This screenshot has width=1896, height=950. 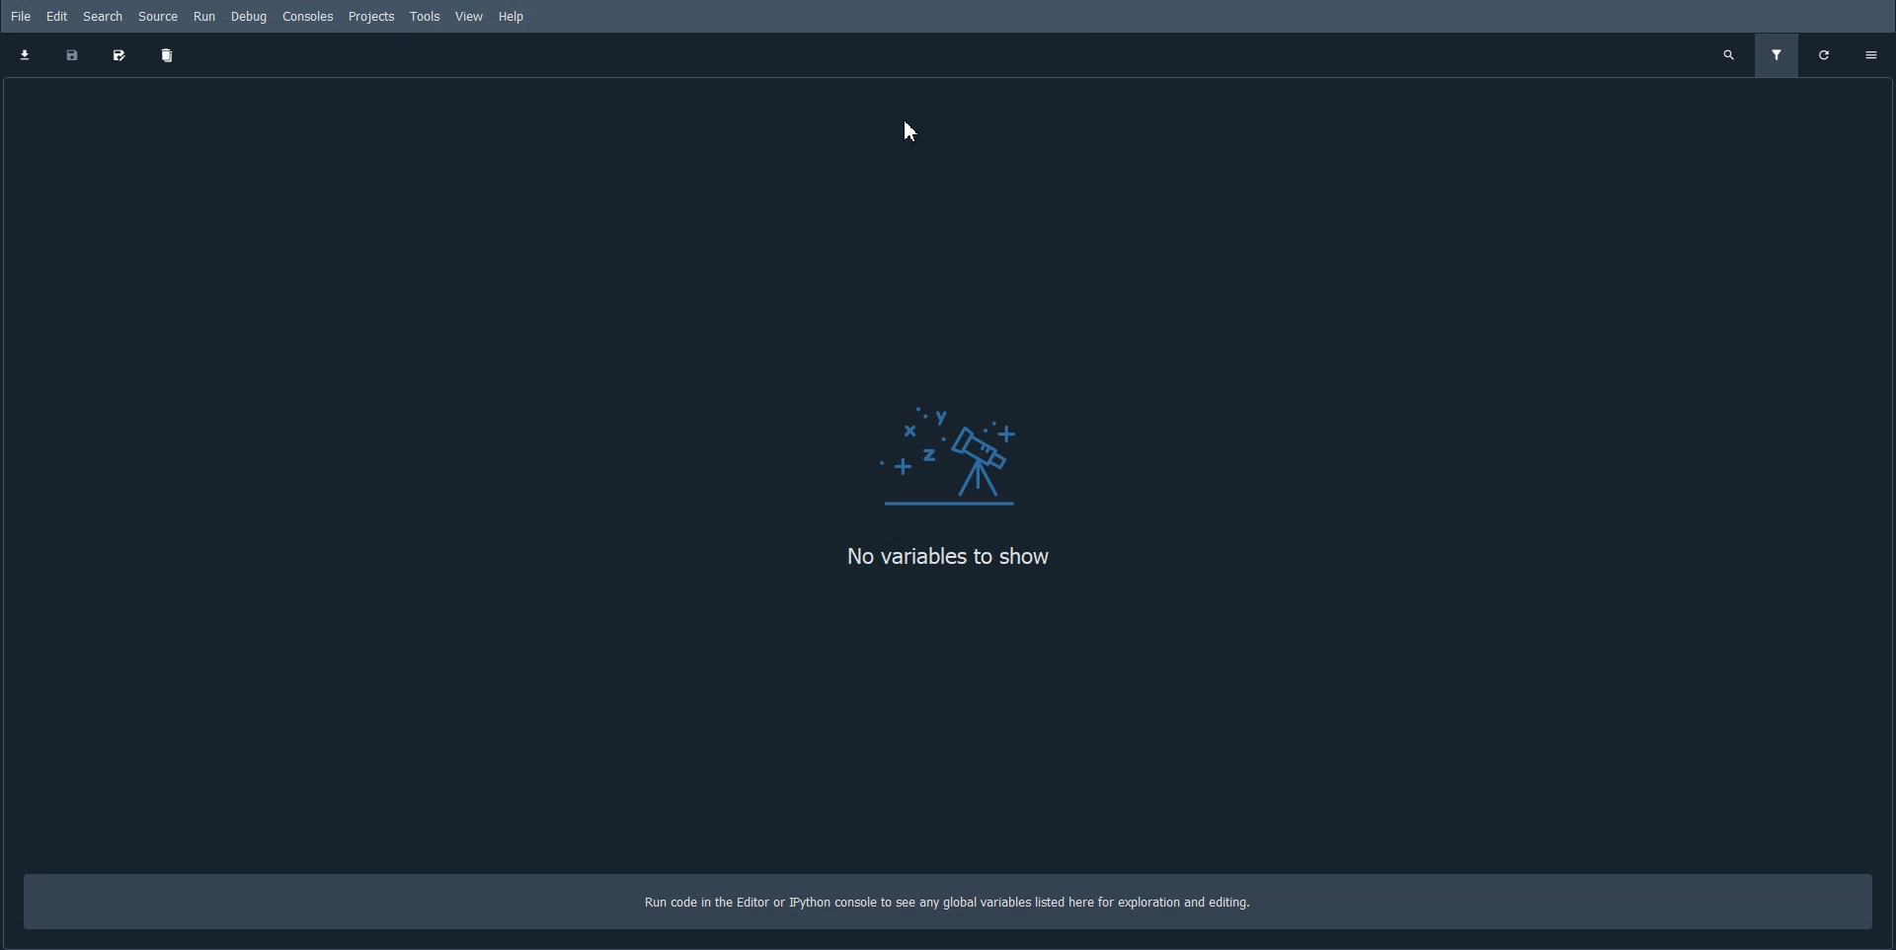 I want to click on Run, so click(x=205, y=17).